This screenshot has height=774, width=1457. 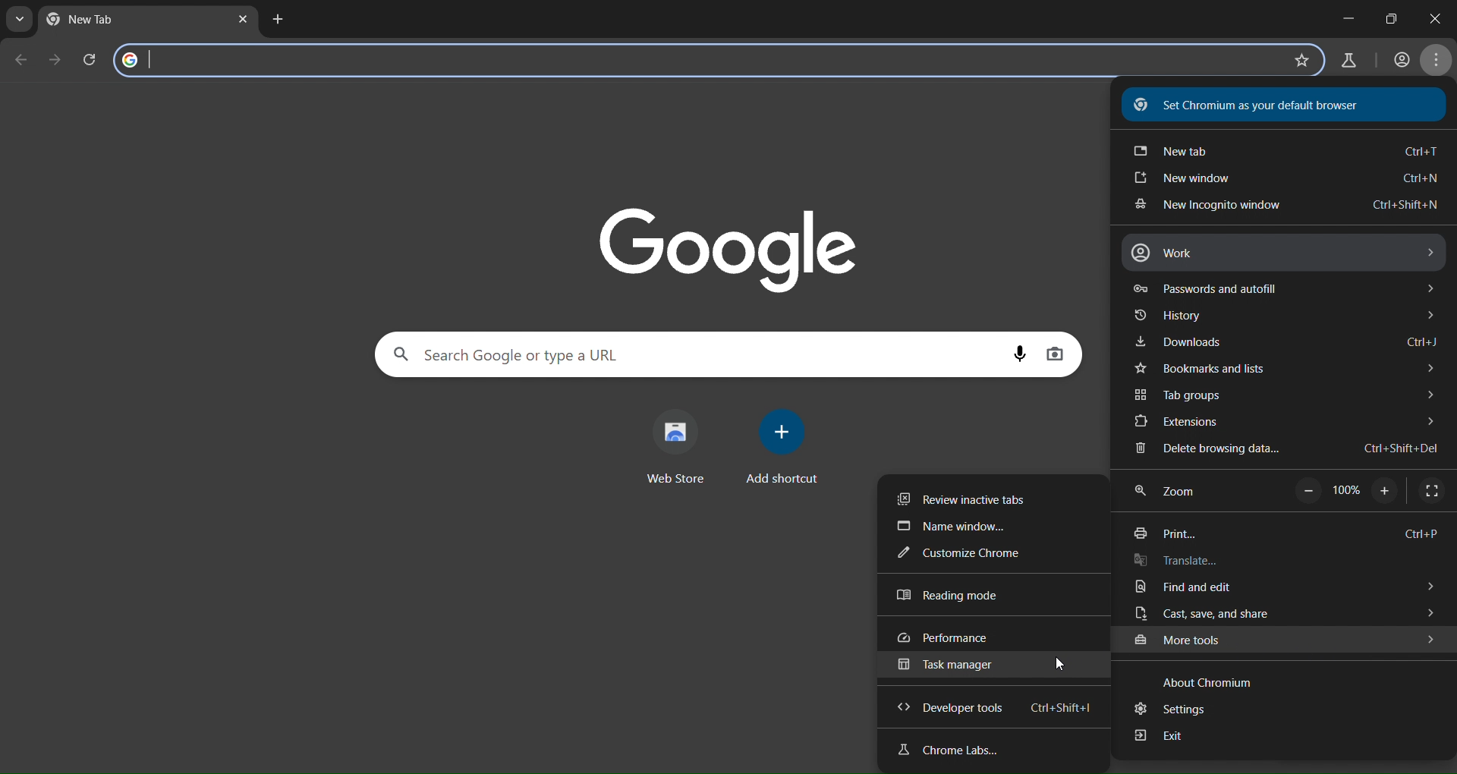 What do you see at coordinates (1392, 15) in the screenshot?
I see `maximize` at bounding box center [1392, 15].